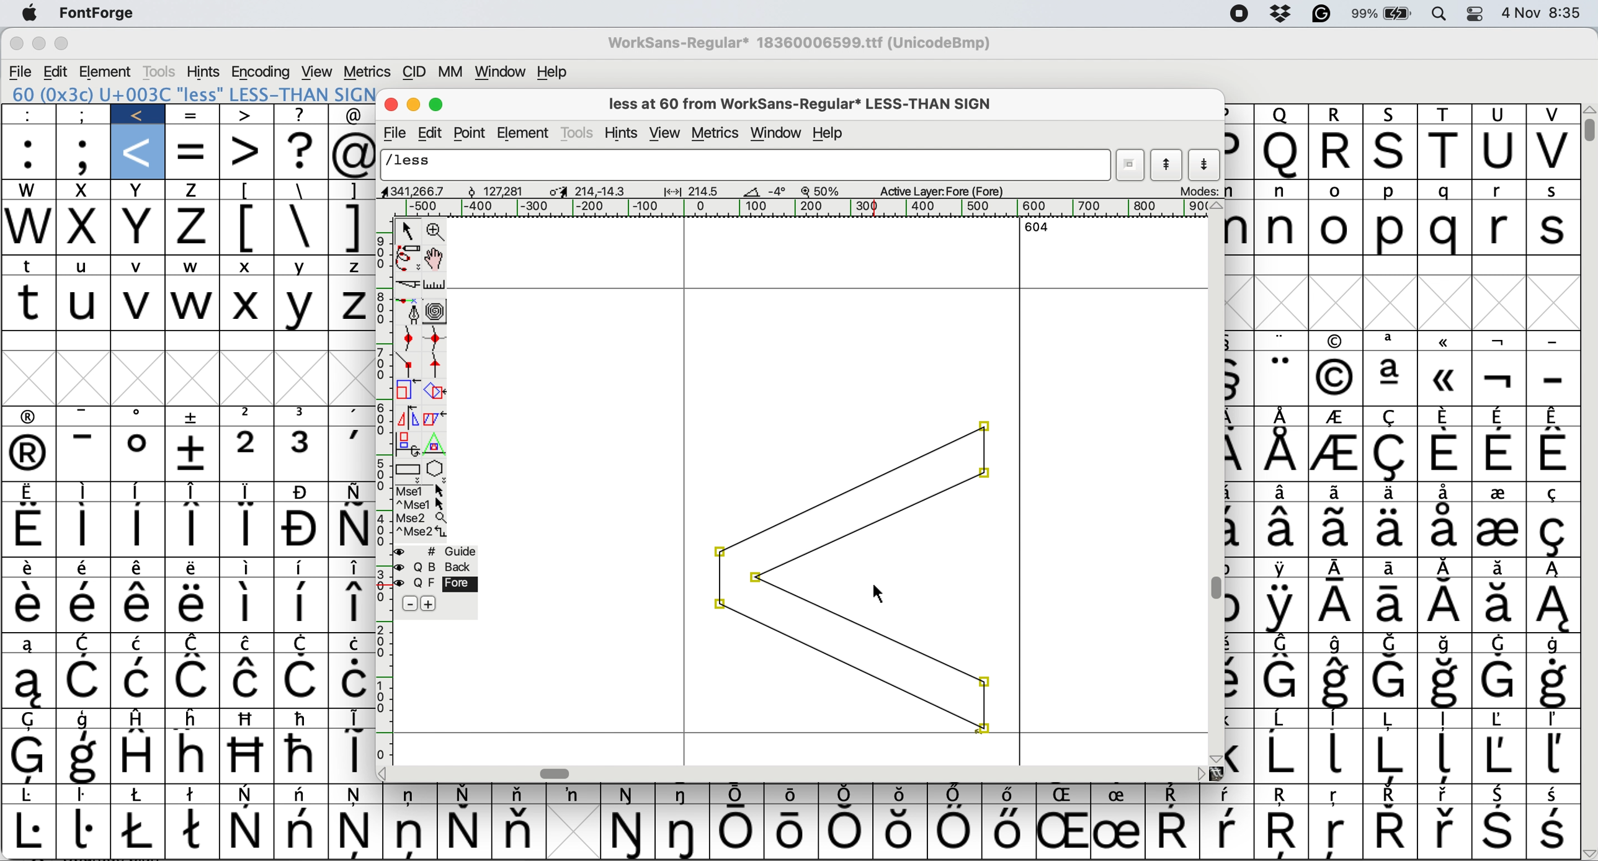 The image size is (1598, 861). What do you see at coordinates (195, 793) in the screenshot?
I see `Symbol` at bounding box center [195, 793].